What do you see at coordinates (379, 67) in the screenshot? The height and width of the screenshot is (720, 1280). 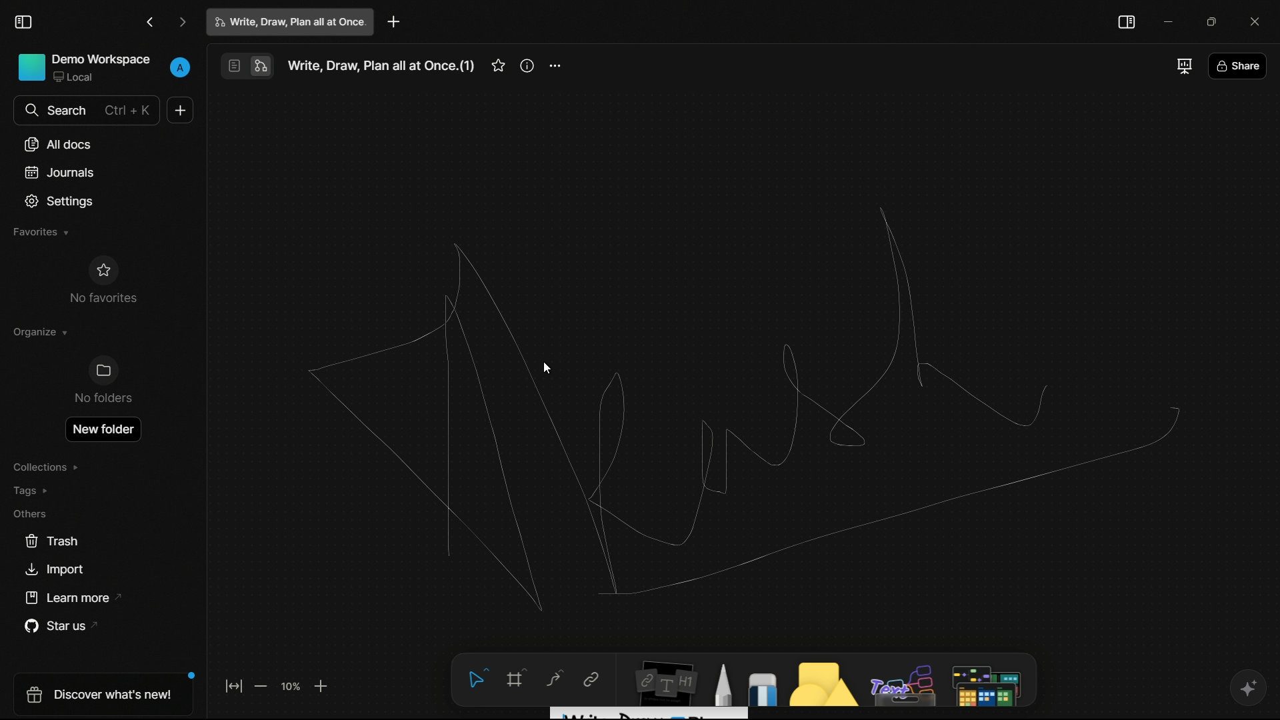 I see `Write, Draw, Plan all at Once.(1)` at bounding box center [379, 67].